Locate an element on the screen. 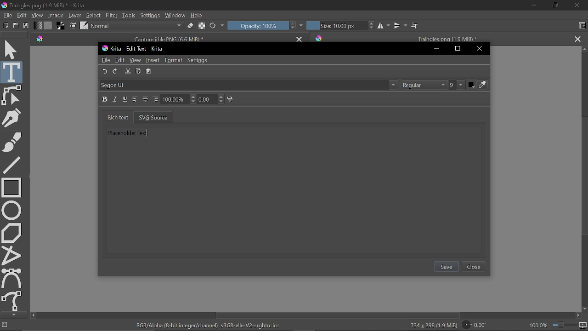 The width and height of the screenshot is (588, 331). Horizontal mirror is located at coordinates (383, 26).